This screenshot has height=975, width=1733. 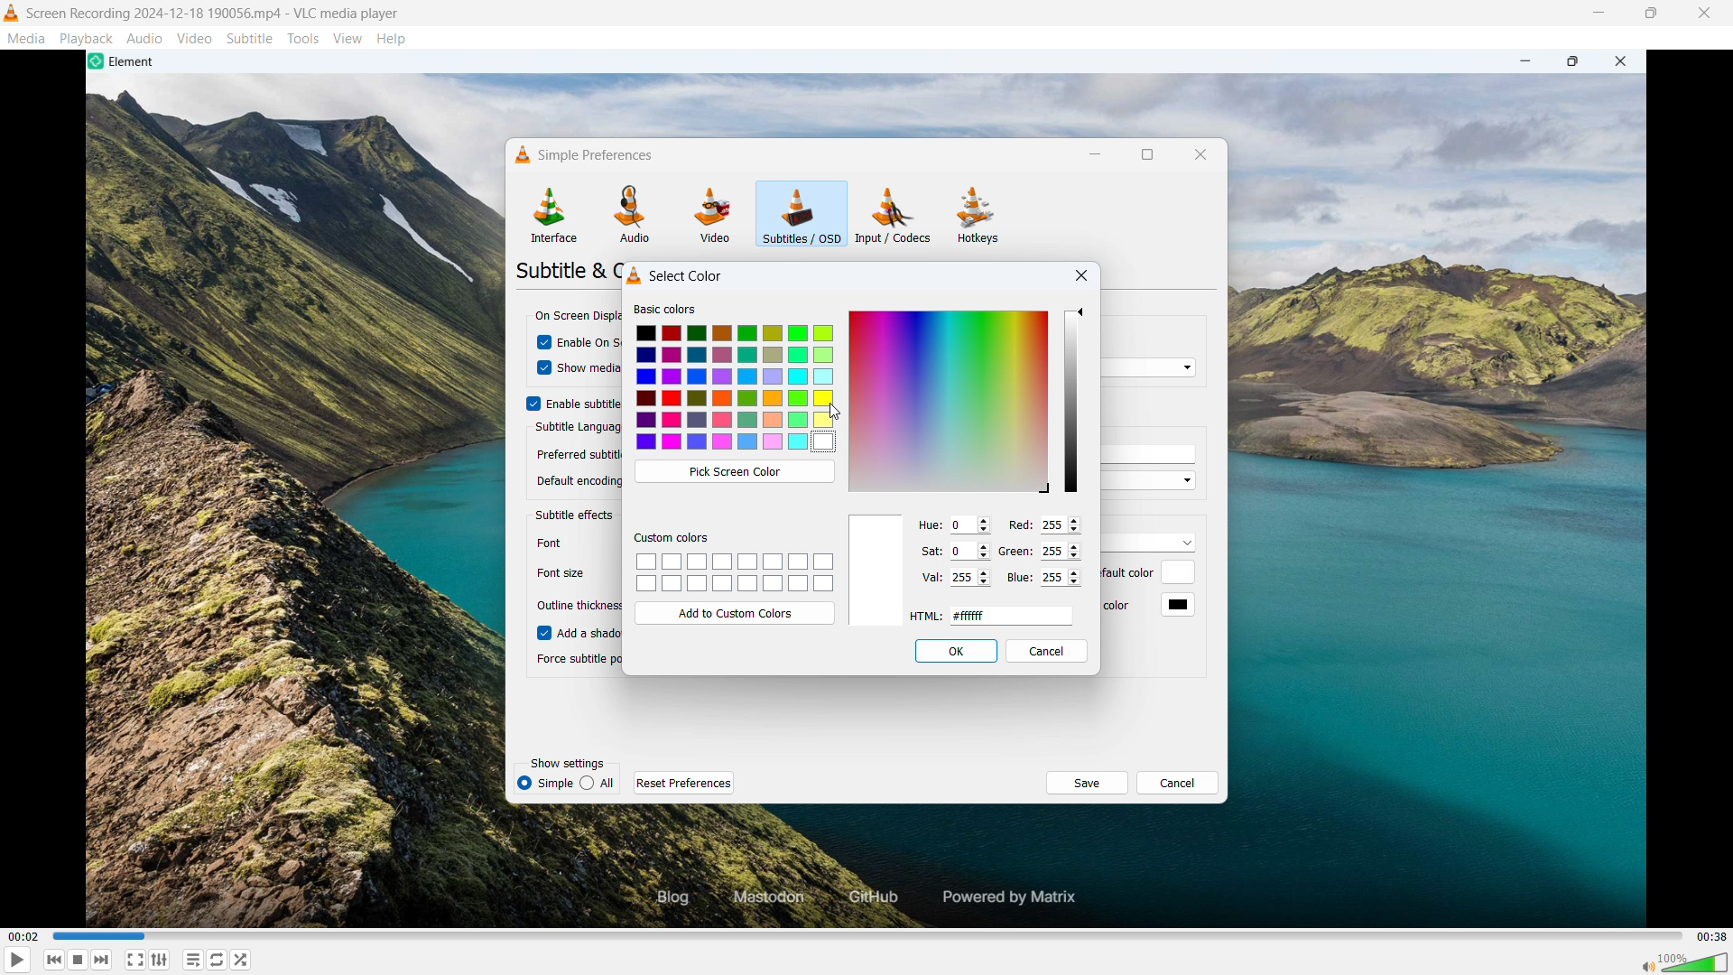 I want to click on Full screen , so click(x=135, y=959).